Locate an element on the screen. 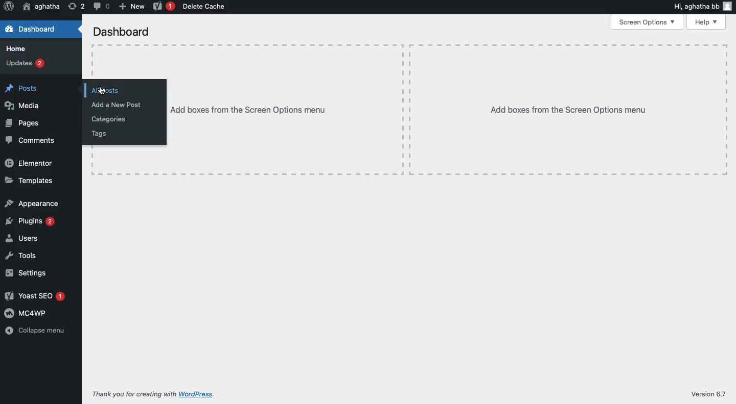  Help is located at coordinates (705, 21).